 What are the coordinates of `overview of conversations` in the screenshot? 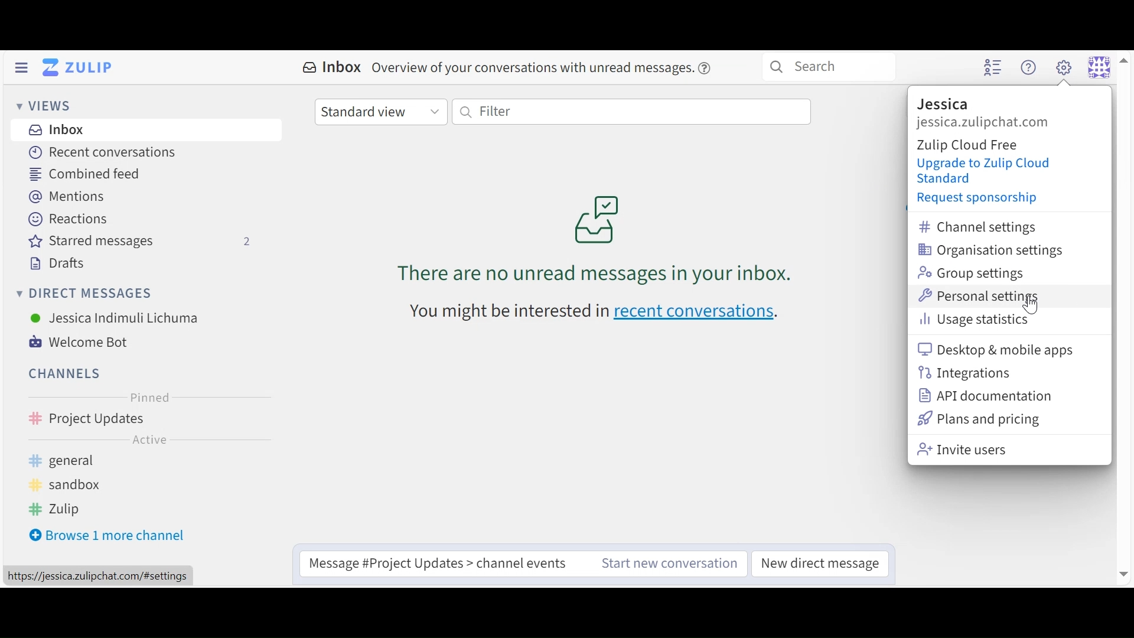 It's located at (545, 69).